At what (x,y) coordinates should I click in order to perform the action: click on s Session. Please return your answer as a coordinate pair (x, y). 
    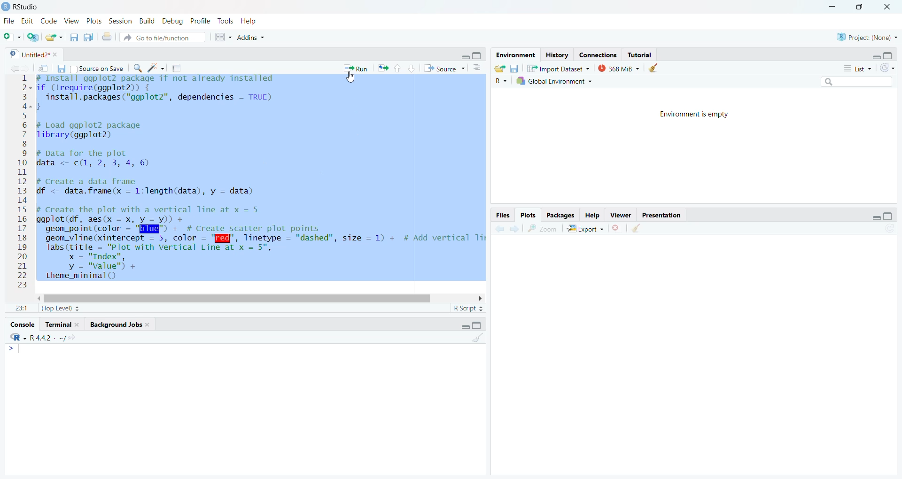
    Looking at the image, I should click on (118, 21).